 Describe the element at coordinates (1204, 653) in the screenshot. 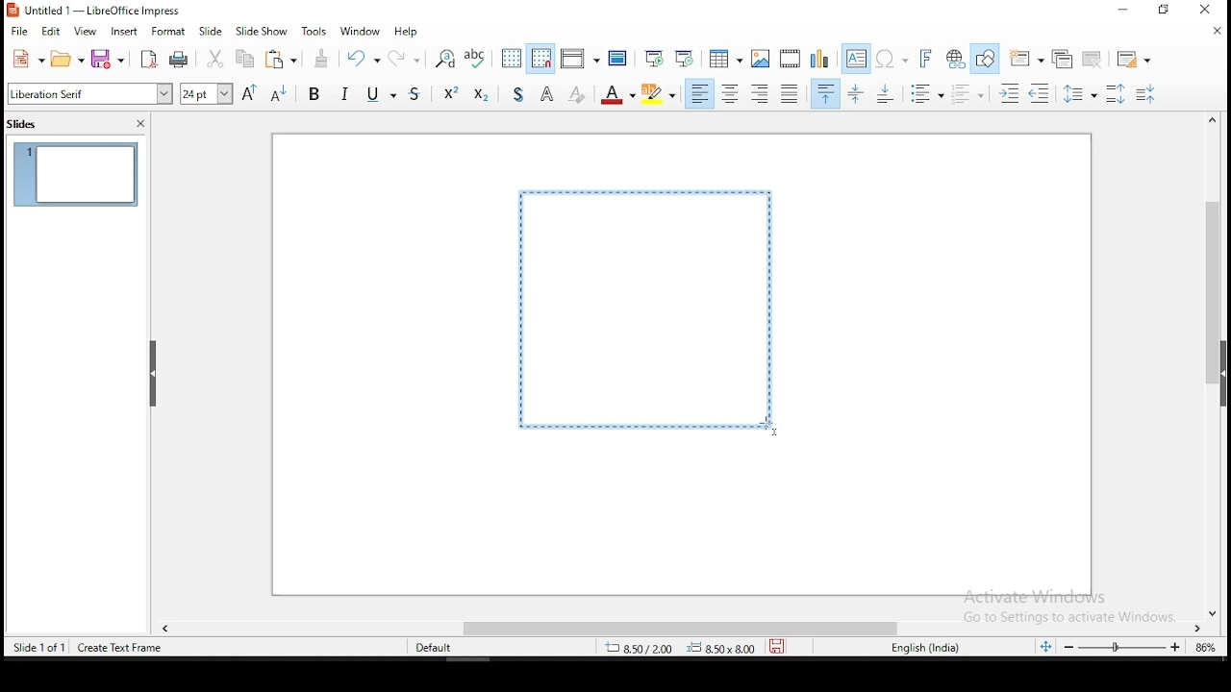

I see `zoom level` at that location.